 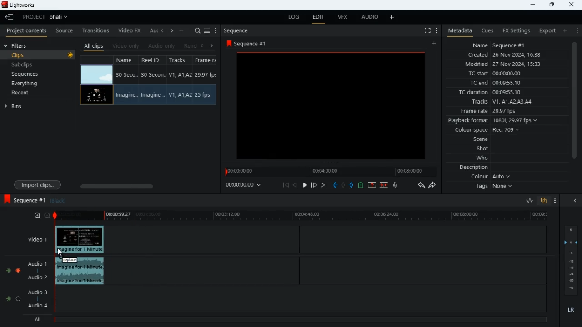 What do you see at coordinates (216, 30) in the screenshot?
I see `more` at bounding box center [216, 30].